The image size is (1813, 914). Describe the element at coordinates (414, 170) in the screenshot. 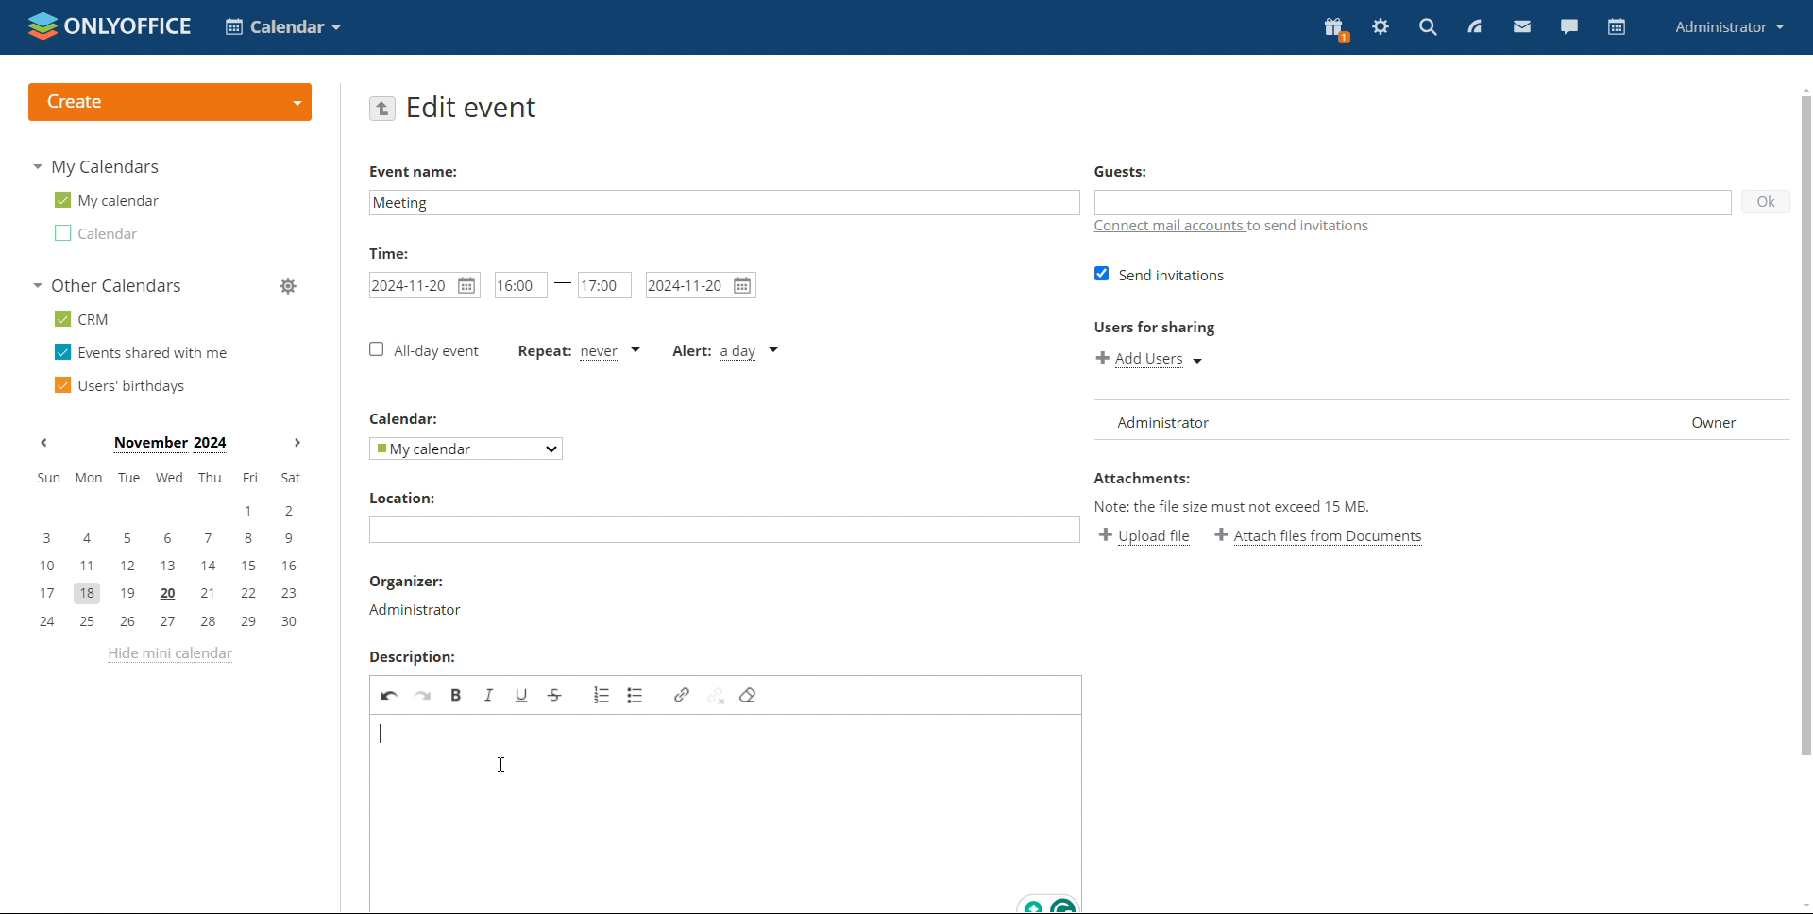

I see `event name` at that location.